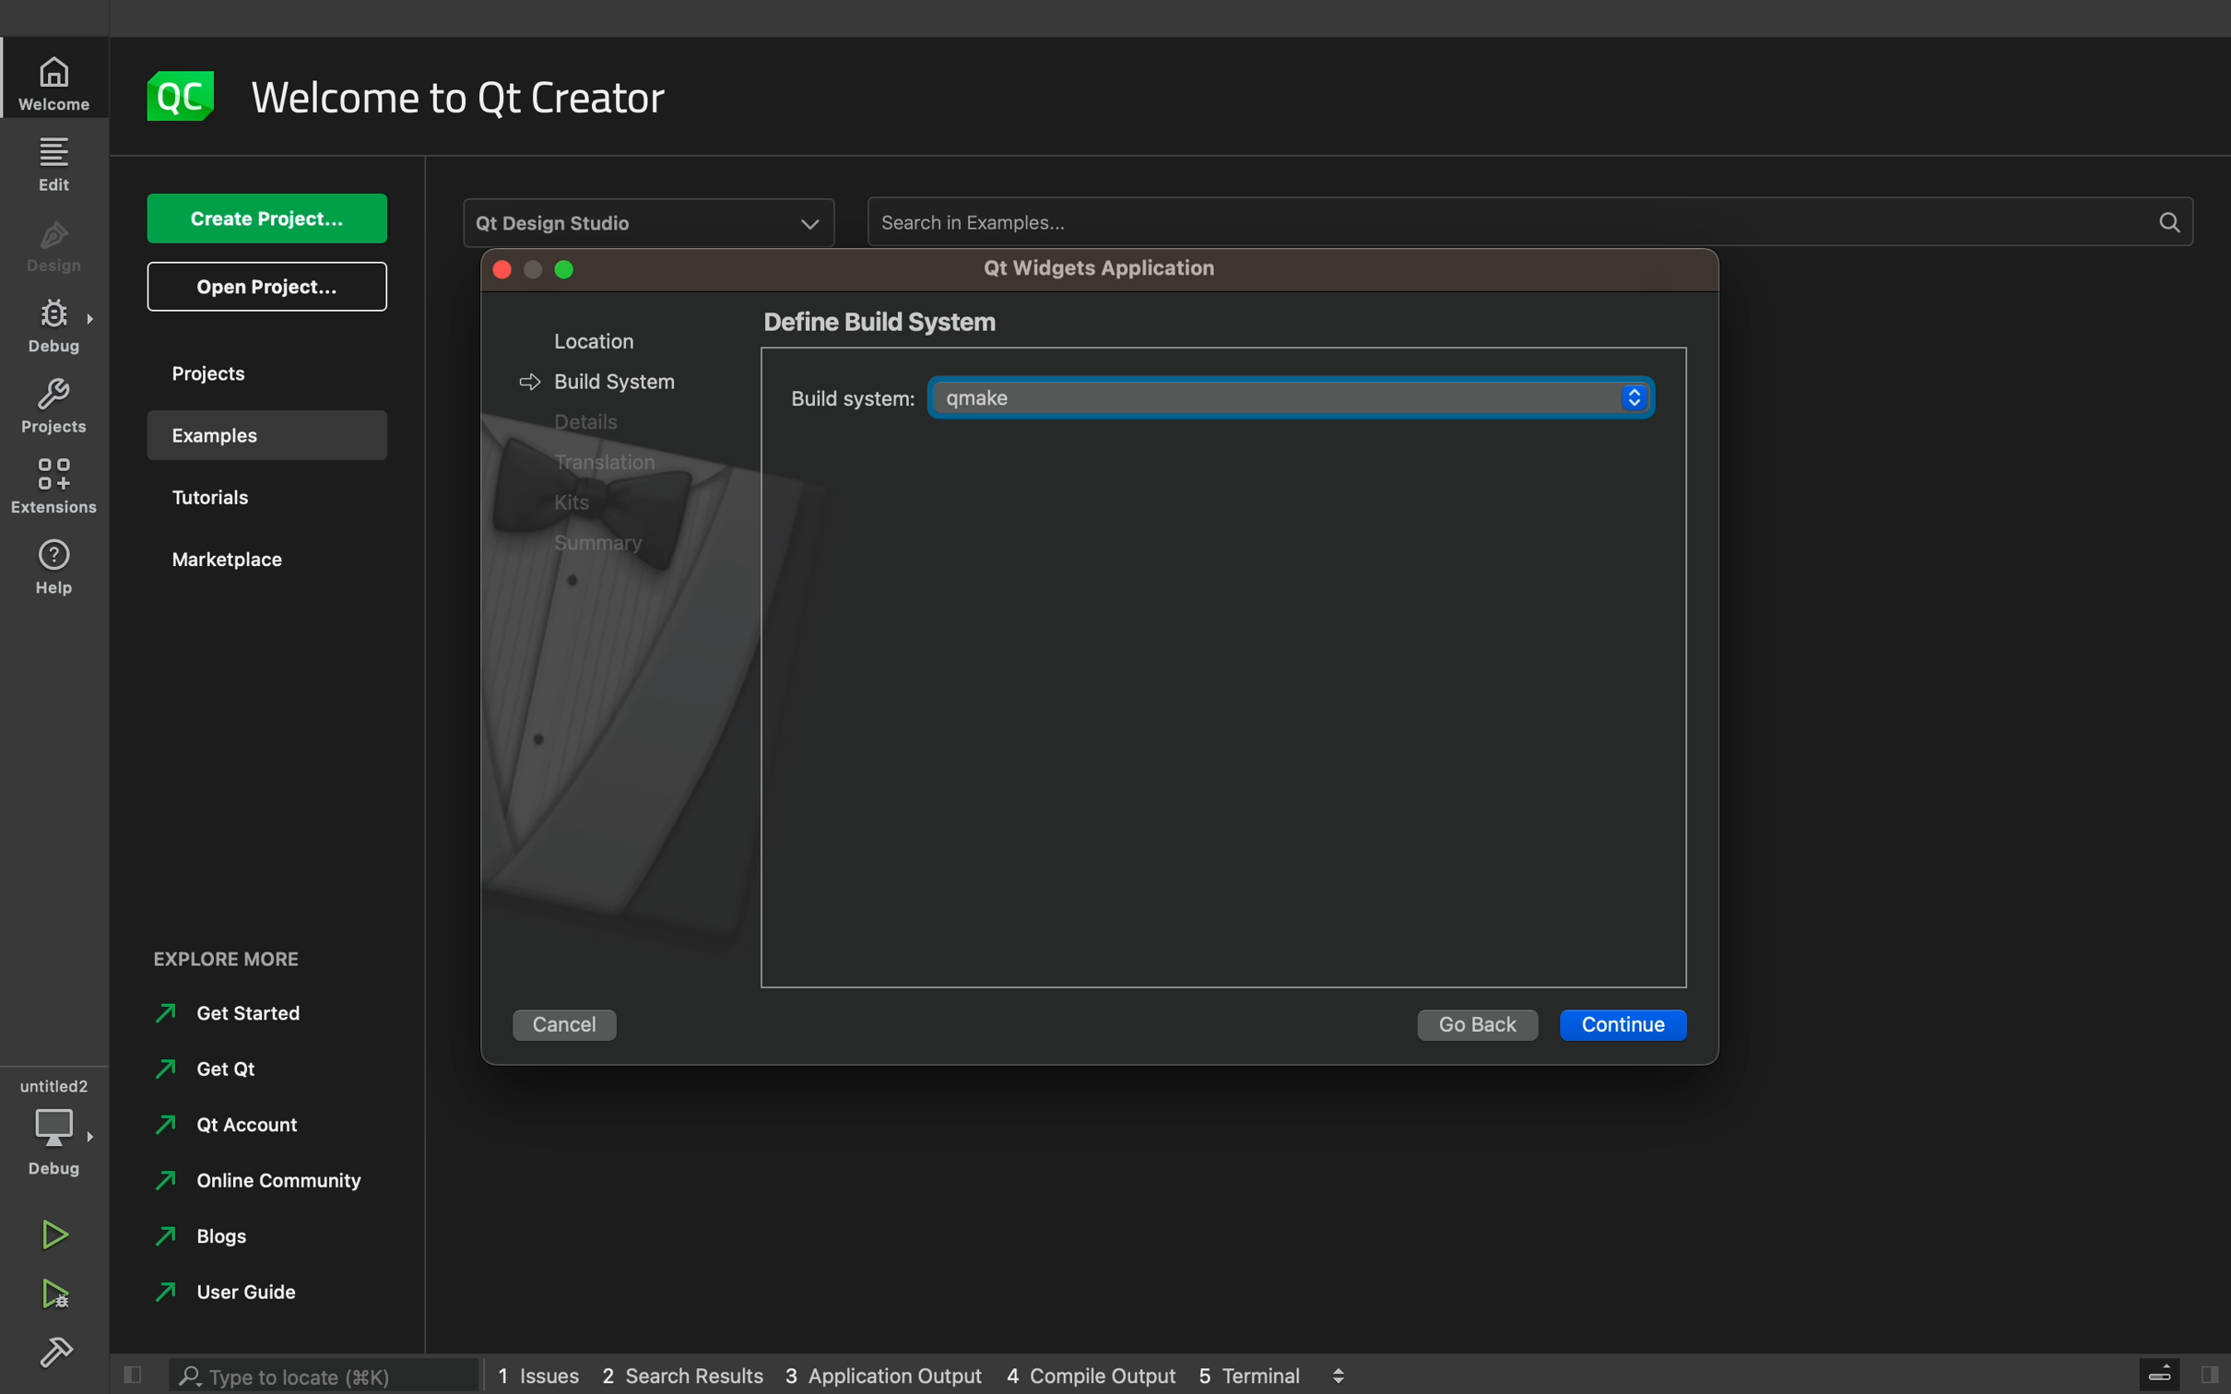 The width and height of the screenshot is (2231, 1394). I want to click on , so click(61, 1355).